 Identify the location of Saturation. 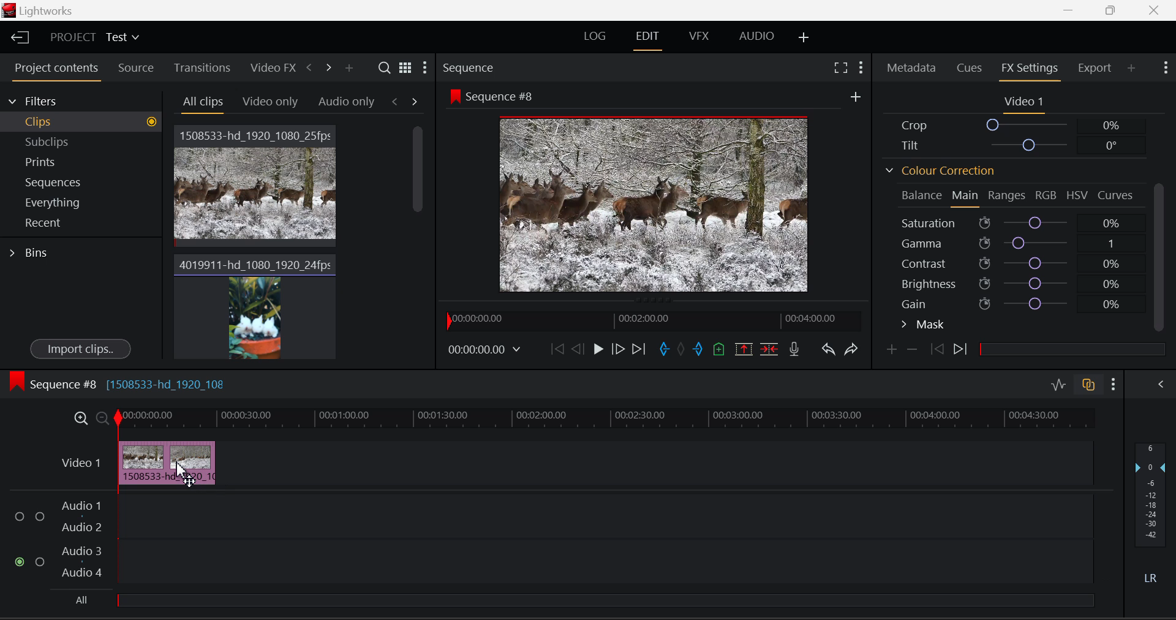
(1009, 222).